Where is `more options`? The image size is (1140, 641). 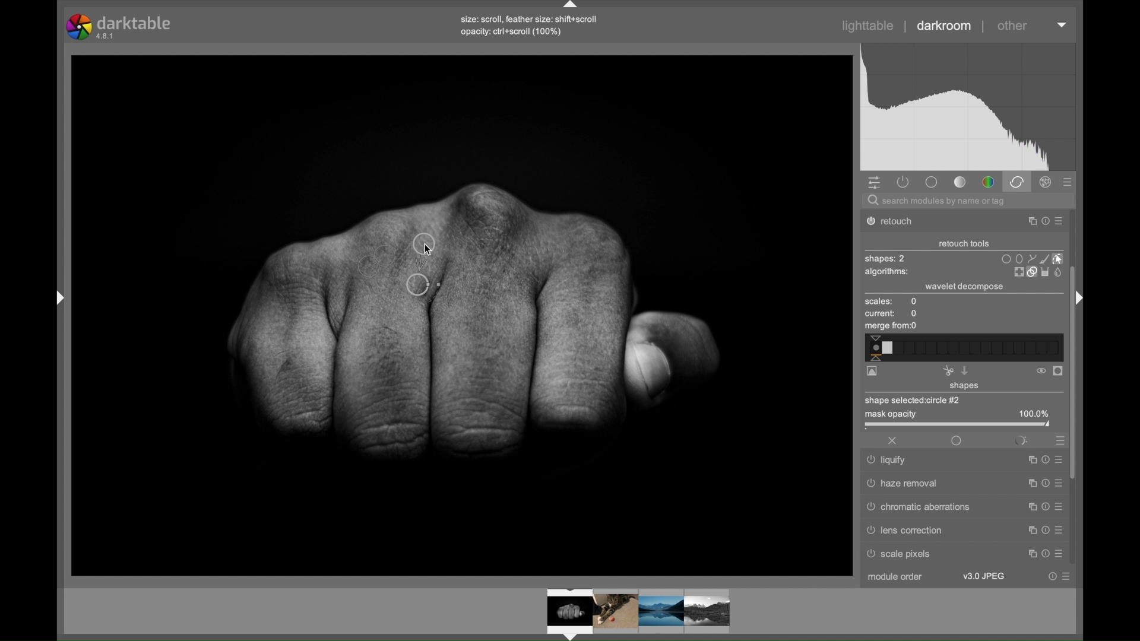 more options is located at coordinates (1059, 222).